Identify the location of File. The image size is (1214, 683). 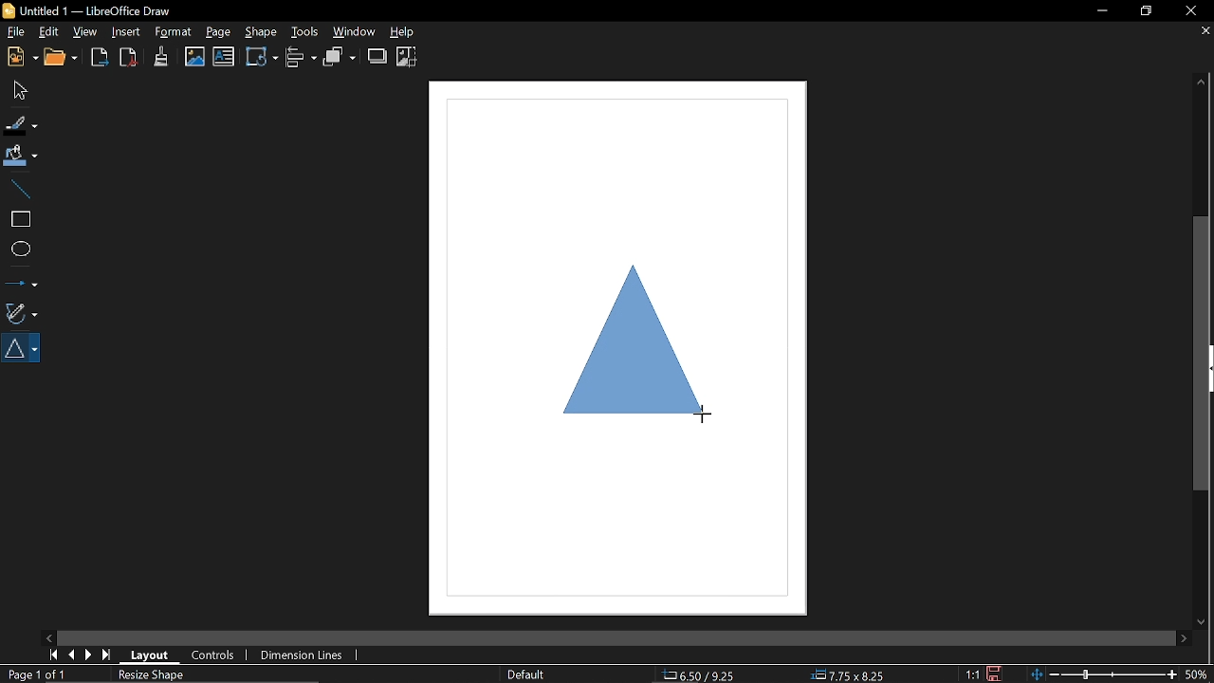
(15, 31).